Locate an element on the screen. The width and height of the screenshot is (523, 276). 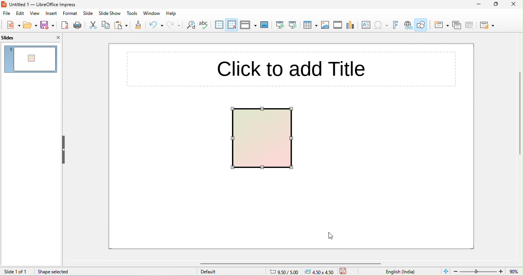
open is located at coordinates (30, 24).